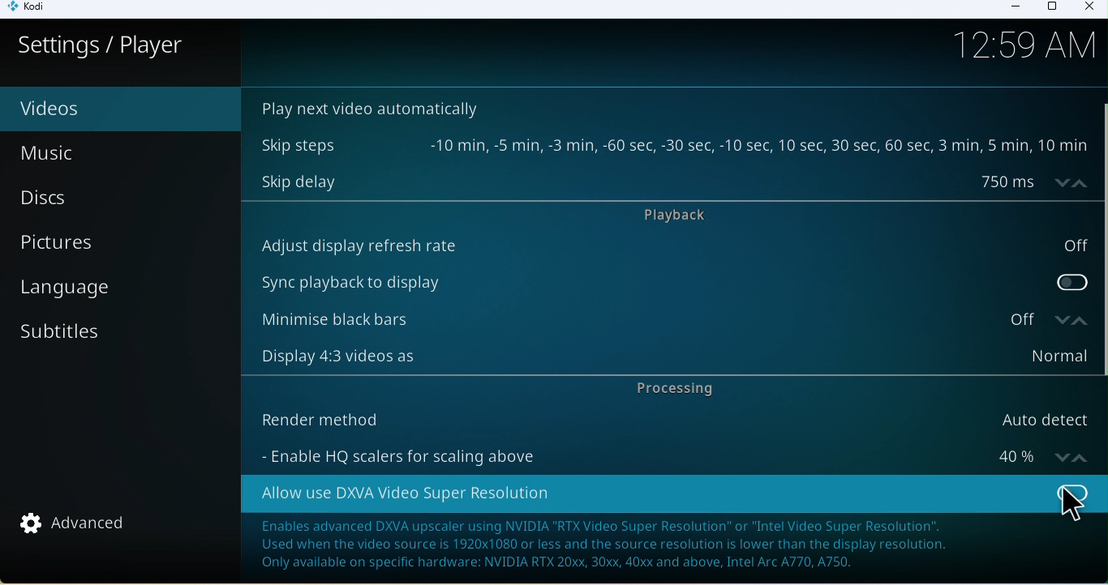 Image resolution: width=1108 pixels, height=585 pixels. Describe the element at coordinates (672, 145) in the screenshot. I see `Skip steps` at that location.